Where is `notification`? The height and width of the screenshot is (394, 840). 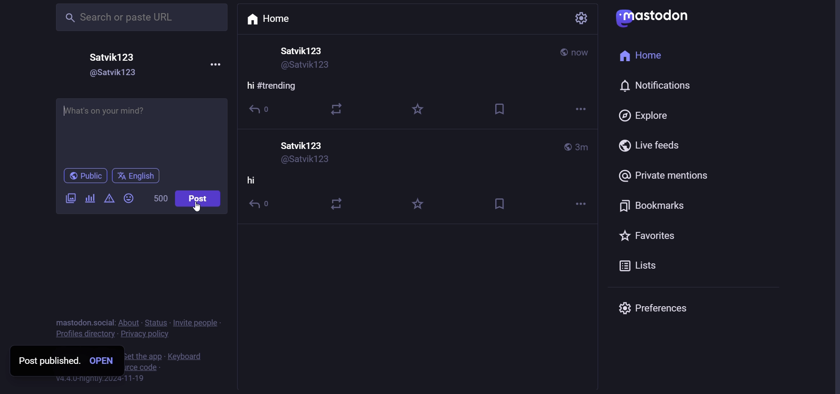
notification is located at coordinates (653, 86).